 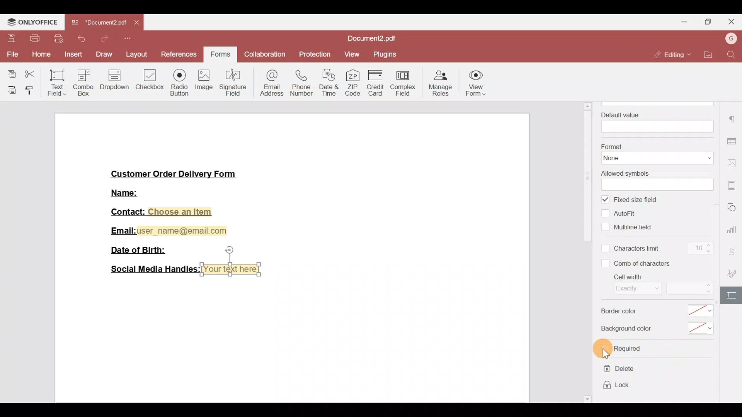 I want to click on Checkbox, so click(x=149, y=79).